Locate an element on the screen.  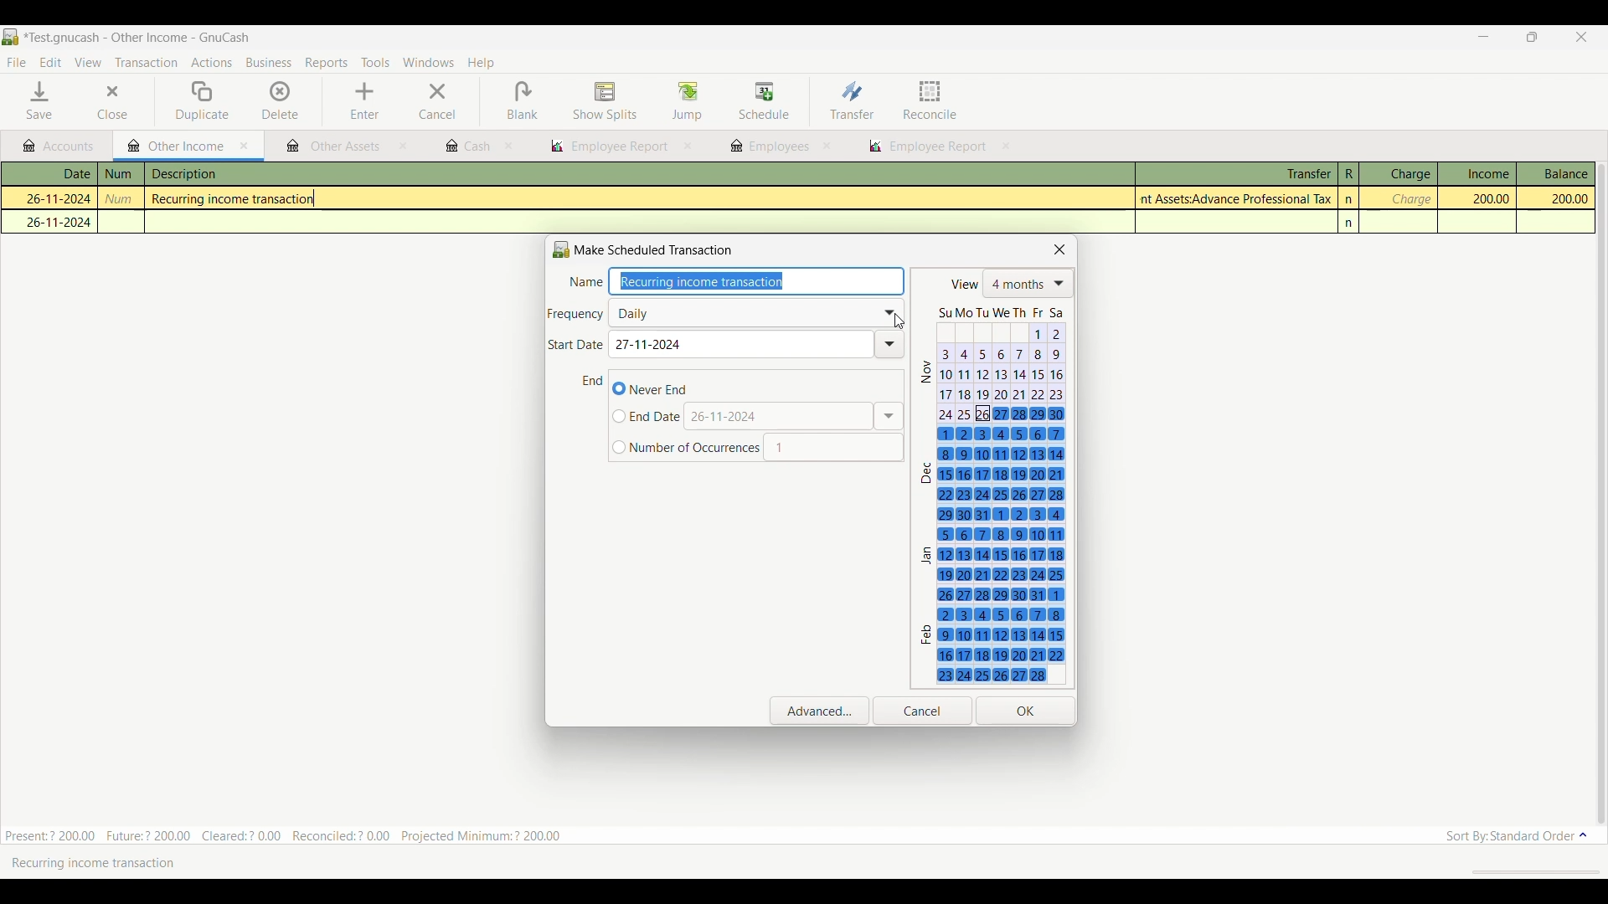
close is located at coordinates (510, 146).